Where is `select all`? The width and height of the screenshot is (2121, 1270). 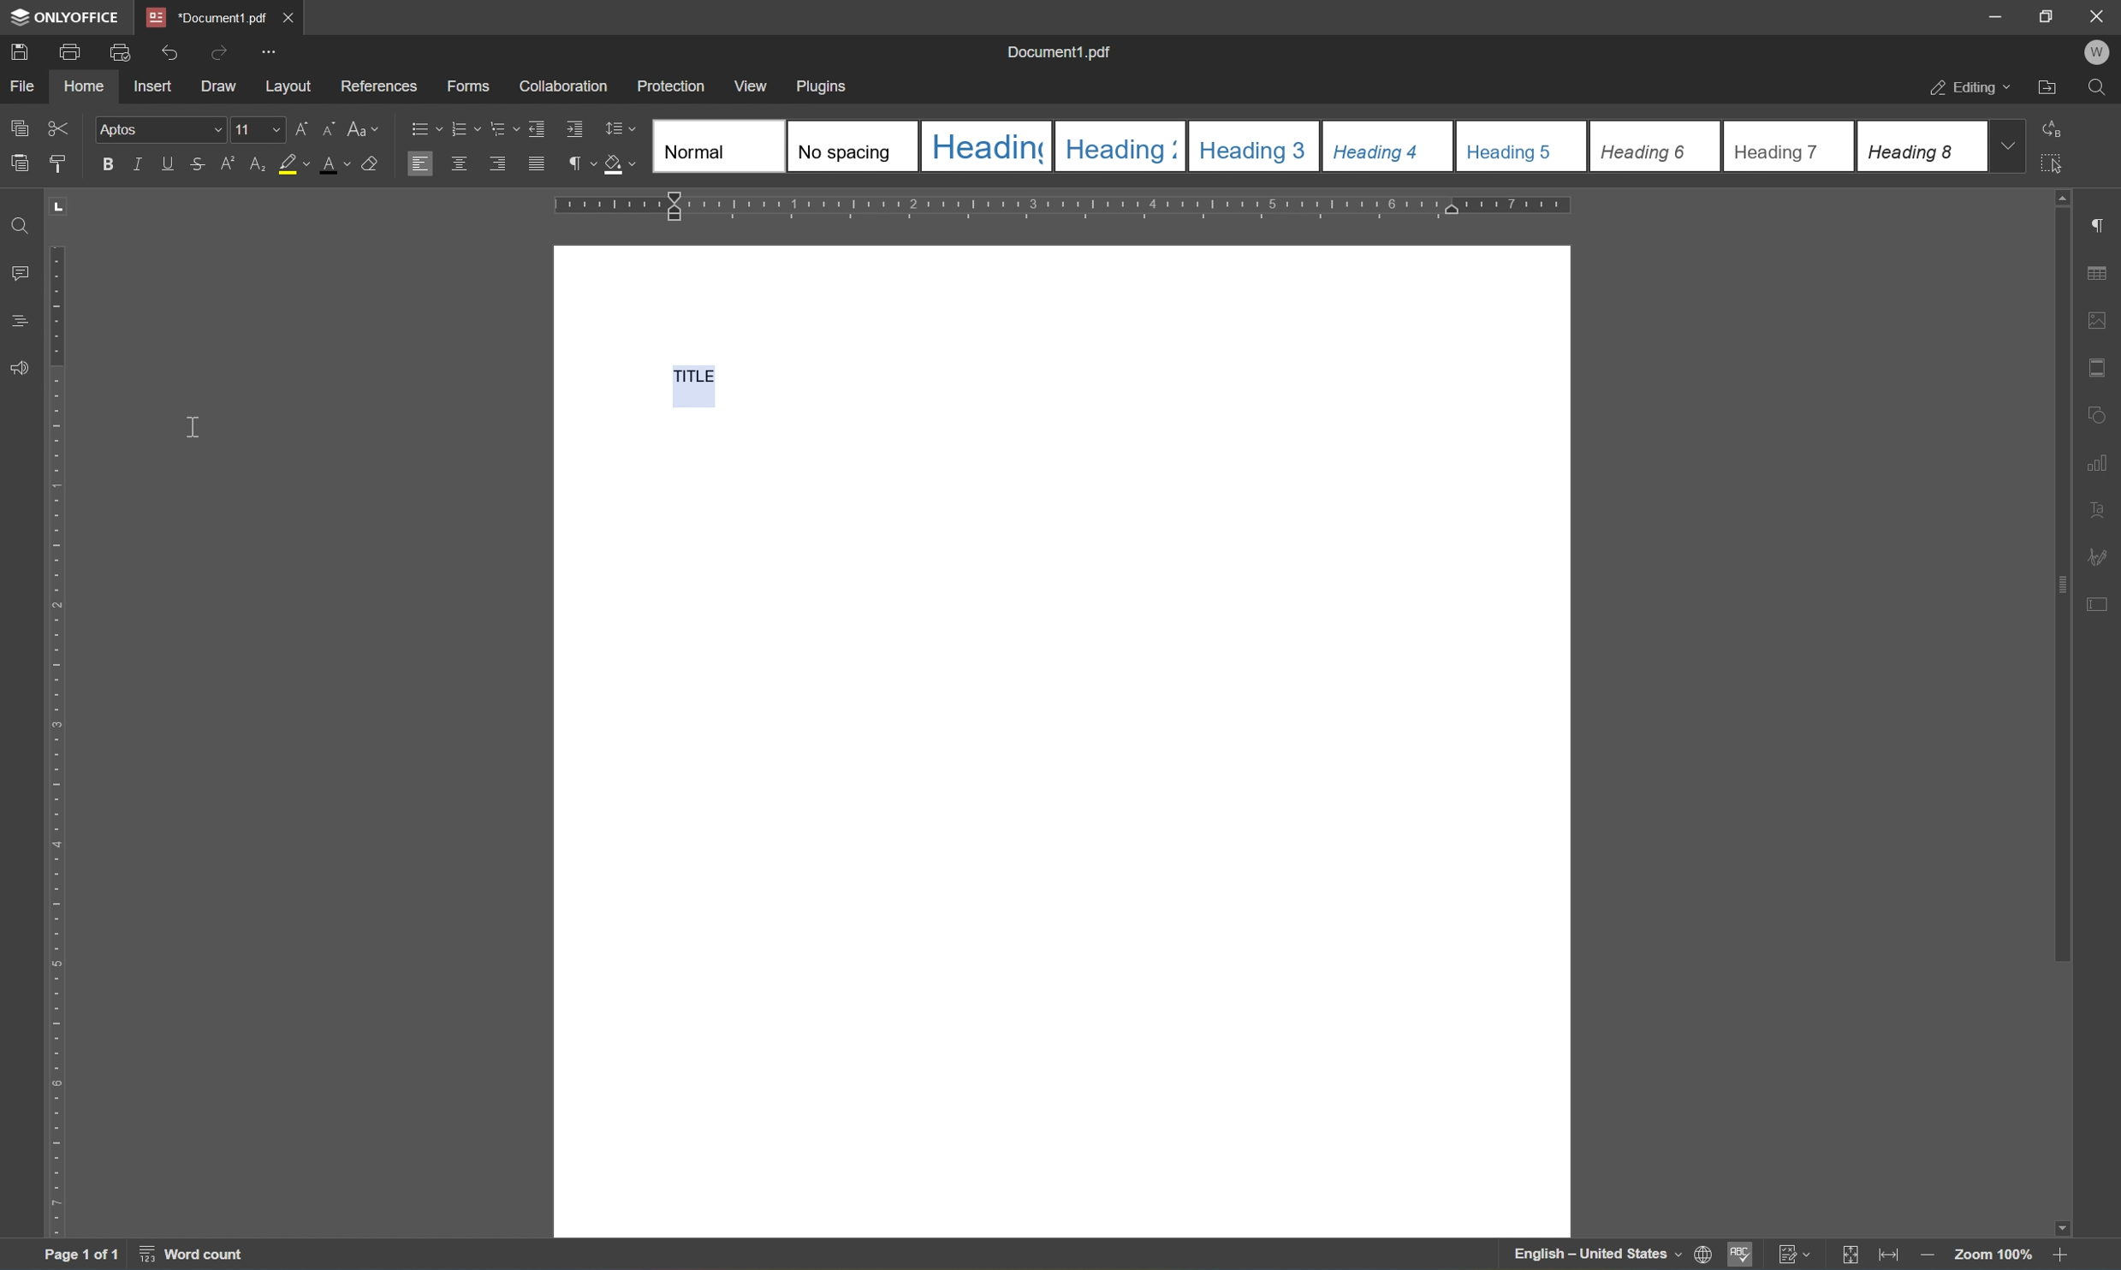 select all is located at coordinates (2053, 165).